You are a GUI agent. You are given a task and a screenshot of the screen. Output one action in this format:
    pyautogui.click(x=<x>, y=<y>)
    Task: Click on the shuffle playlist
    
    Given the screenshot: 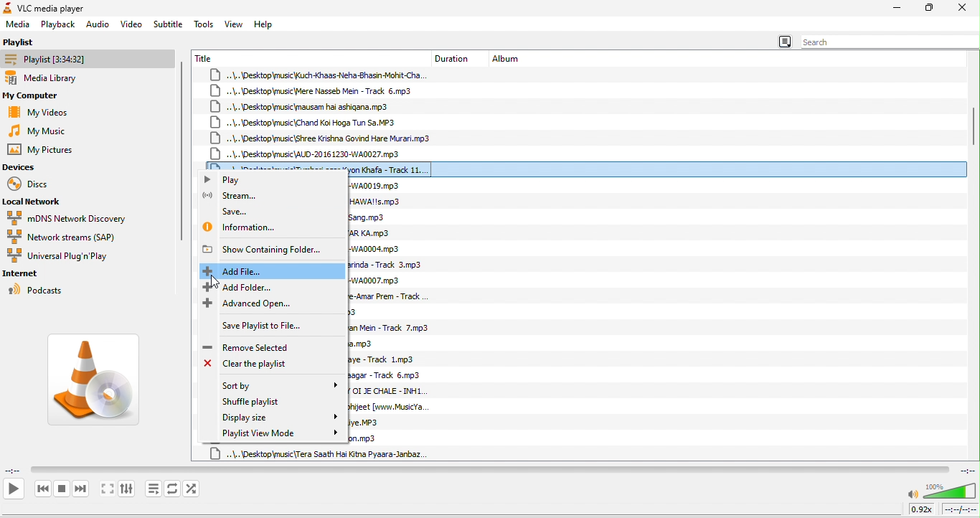 What is the action you would take?
    pyautogui.click(x=281, y=402)
    